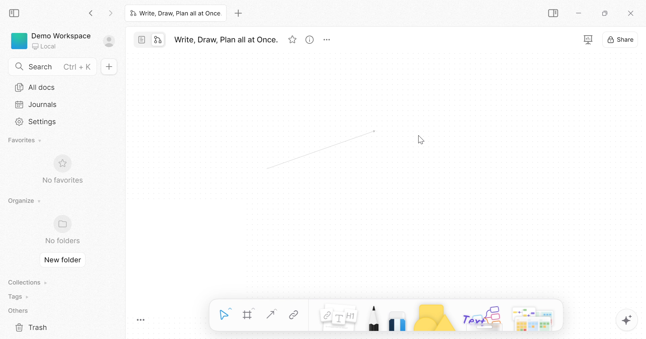 This screenshot has height=339, width=646. Describe the element at coordinates (240, 13) in the screenshot. I see `Add new tab` at that location.